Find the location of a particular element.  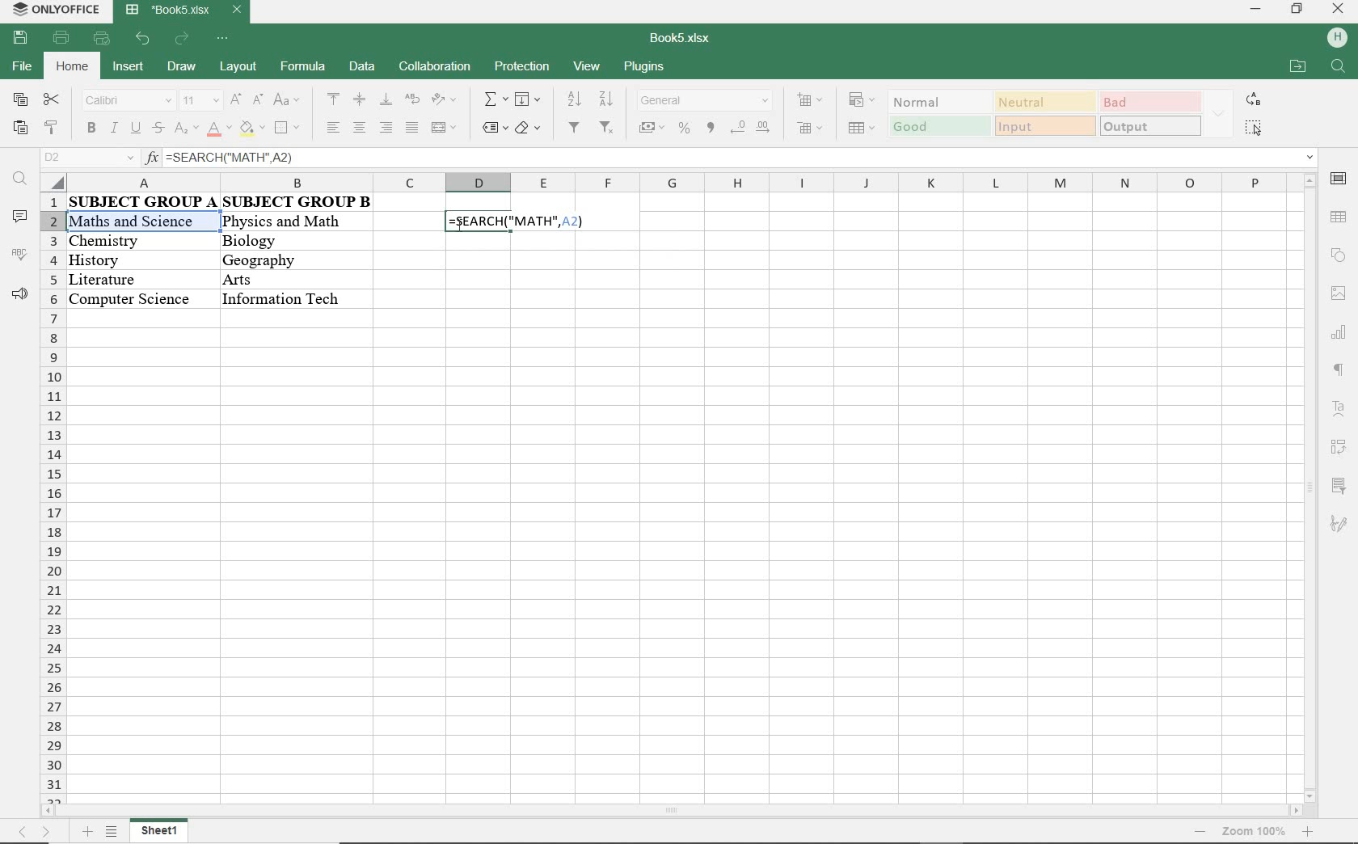

sort ascending is located at coordinates (572, 99).